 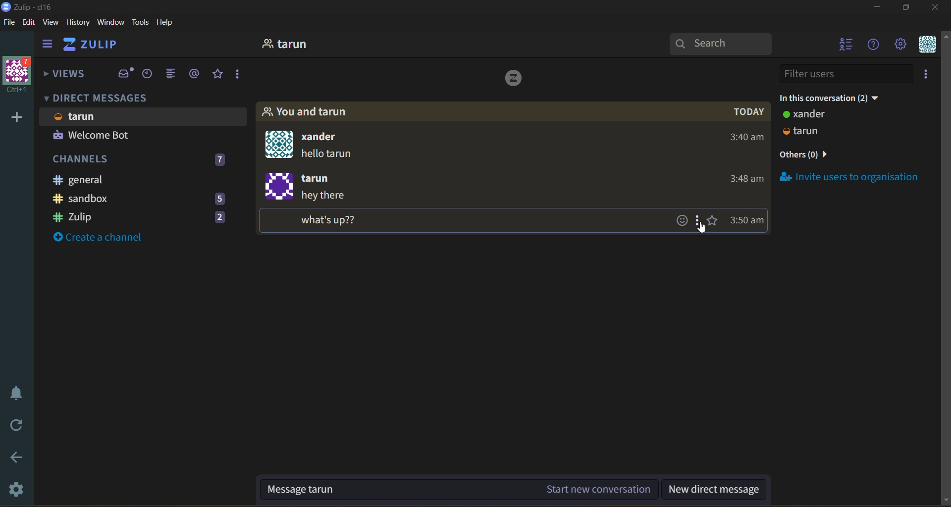 What do you see at coordinates (105, 45) in the screenshot?
I see `home view` at bounding box center [105, 45].